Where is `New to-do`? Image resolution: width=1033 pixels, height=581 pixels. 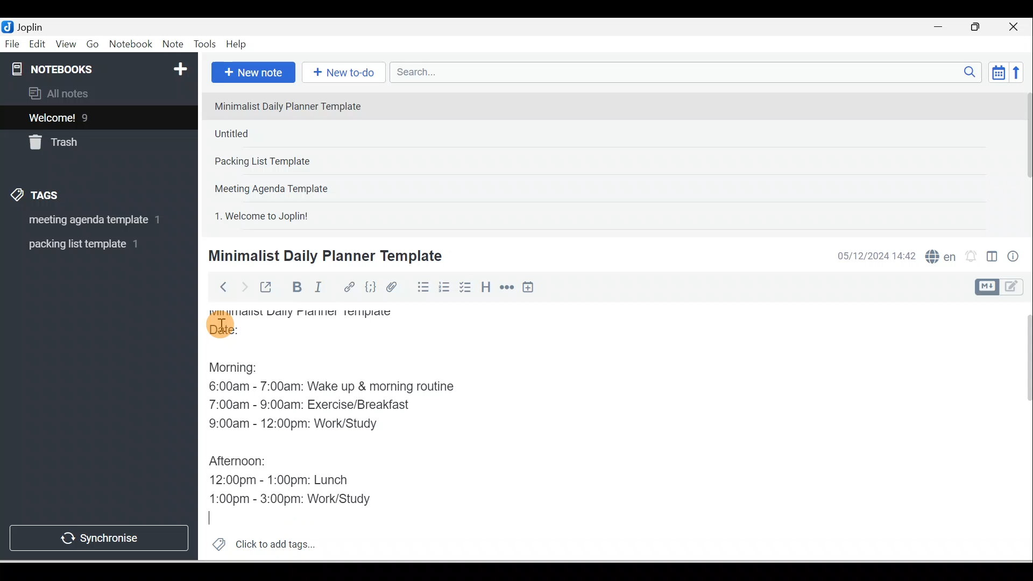
New to-do is located at coordinates (341, 73).